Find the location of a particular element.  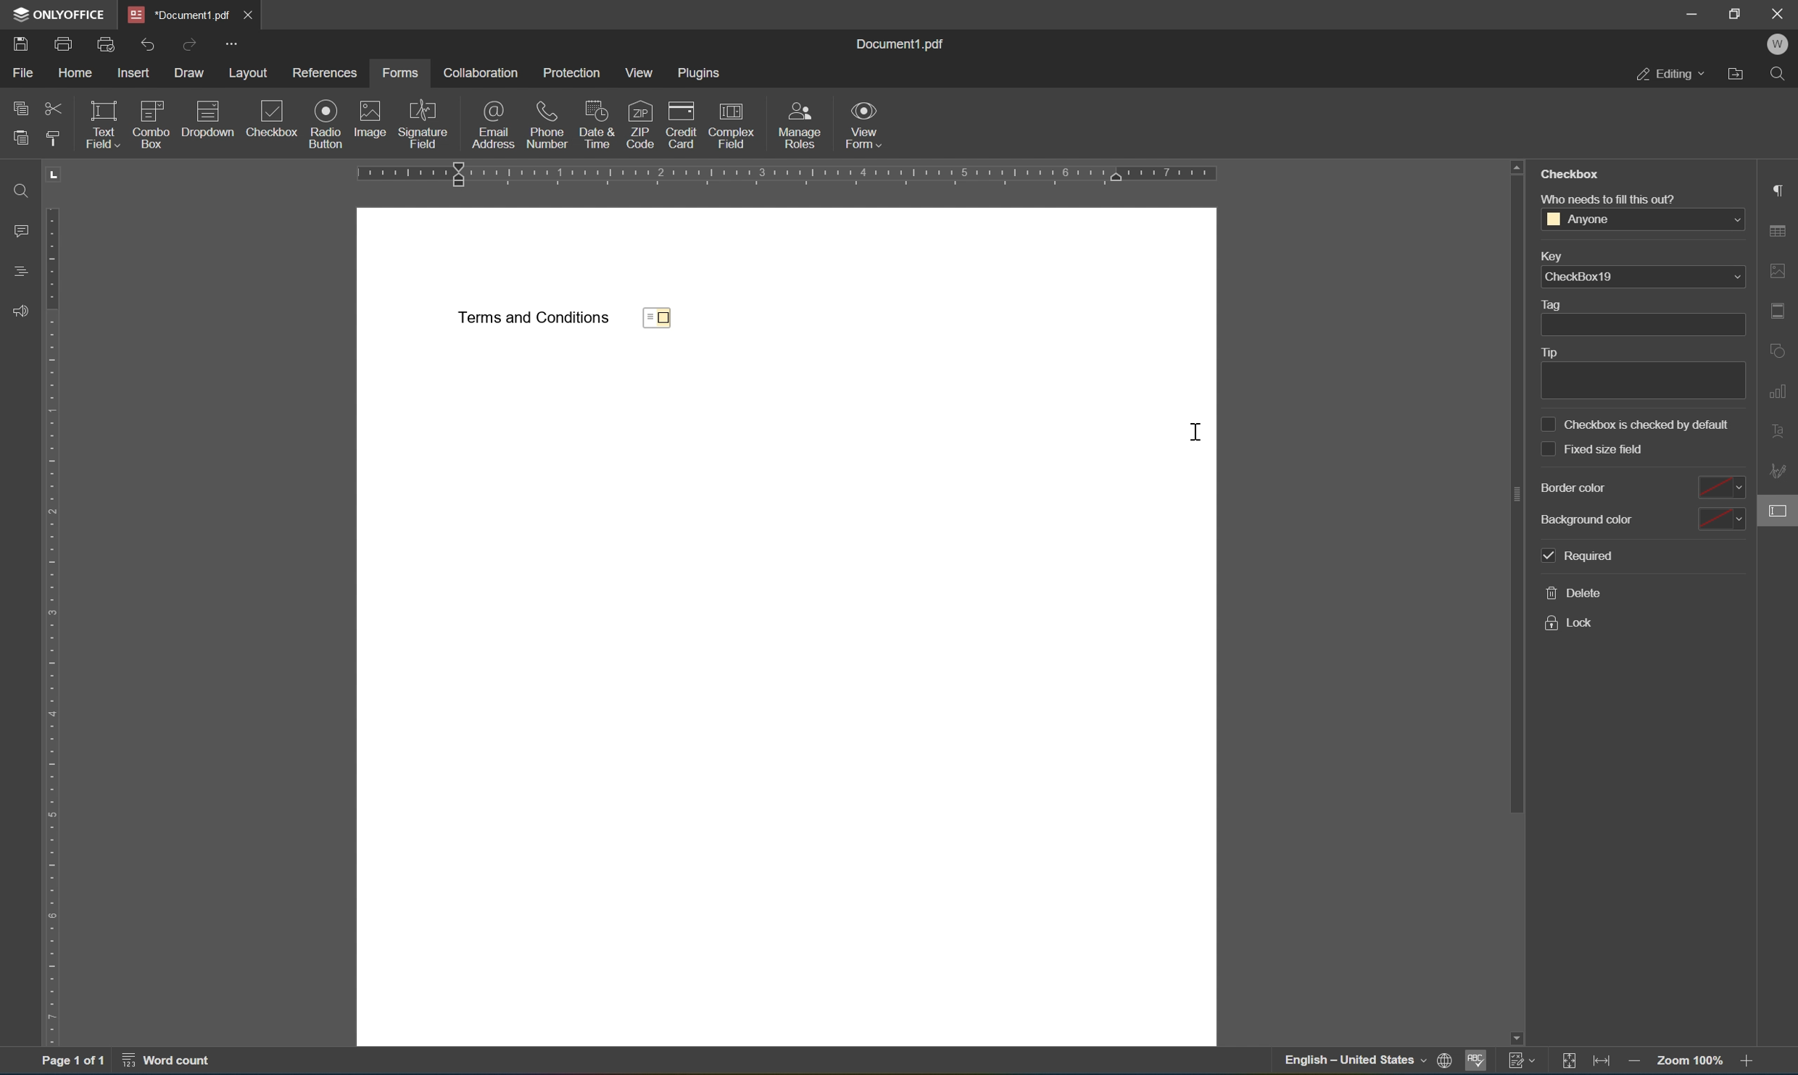

combo box is located at coordinates (151, 124).